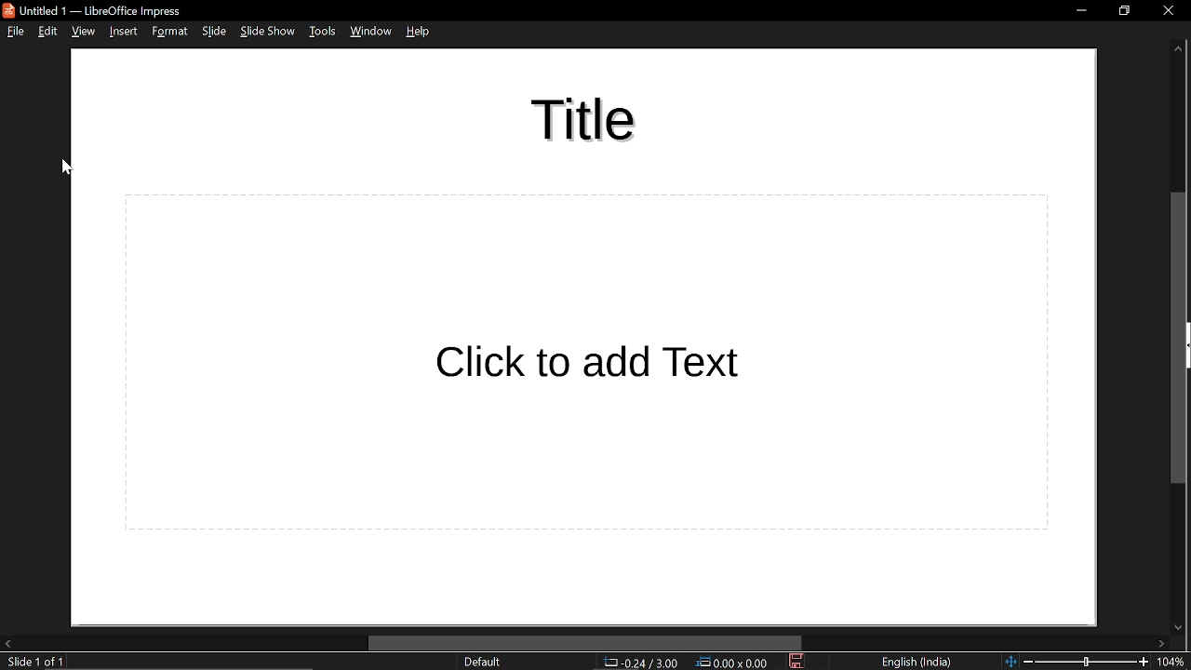 This screenshot has width=1191, height=670. What do you see at coordinates (1168, 11) in the screenshot?
I see `close` at bounding box center [1168, 11].